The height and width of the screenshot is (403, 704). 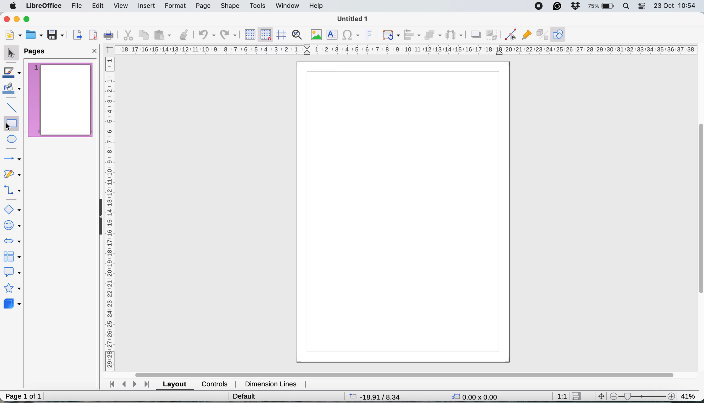 What do you see at coordinates (78, 34) in the screenshot?
I see `export` at bounding box center [78, 34].